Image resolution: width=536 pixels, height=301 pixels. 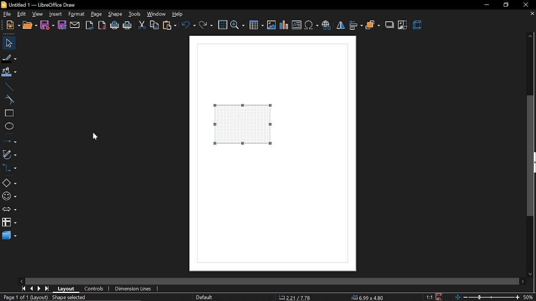 What do you see at coordinates (70, 297) in the screenshot?
I see `selection info` at bounding box center [70, 297].